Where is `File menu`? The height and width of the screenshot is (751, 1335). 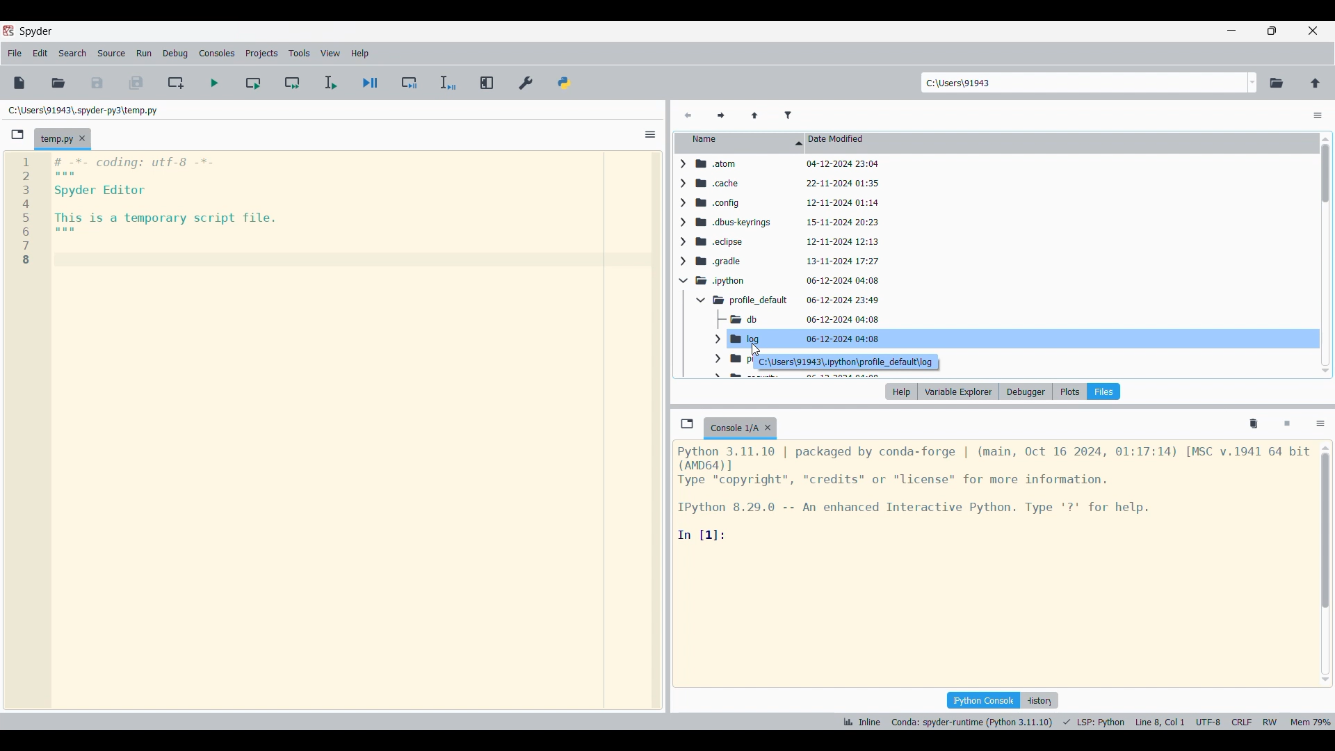
File menu is located at coordinates (15, 54).